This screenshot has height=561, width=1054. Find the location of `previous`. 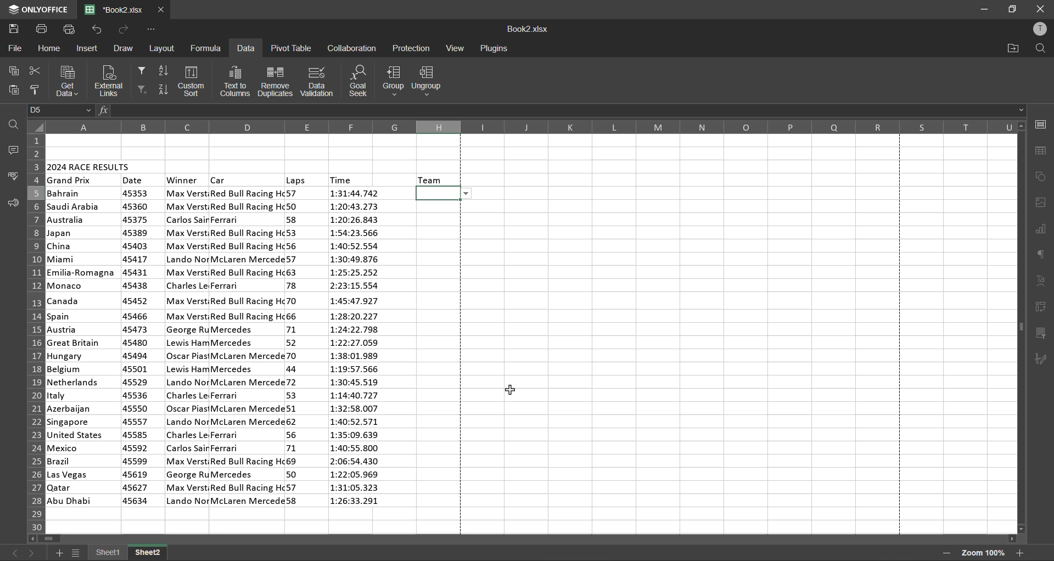

previous is located at coordinates (14, 552).